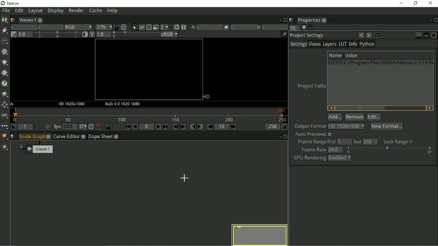 The width and height of the screenshot is (438, 246). Describe the element at coordinates (122, 35) in the screenshot. I see `Gamma correction` at that location.